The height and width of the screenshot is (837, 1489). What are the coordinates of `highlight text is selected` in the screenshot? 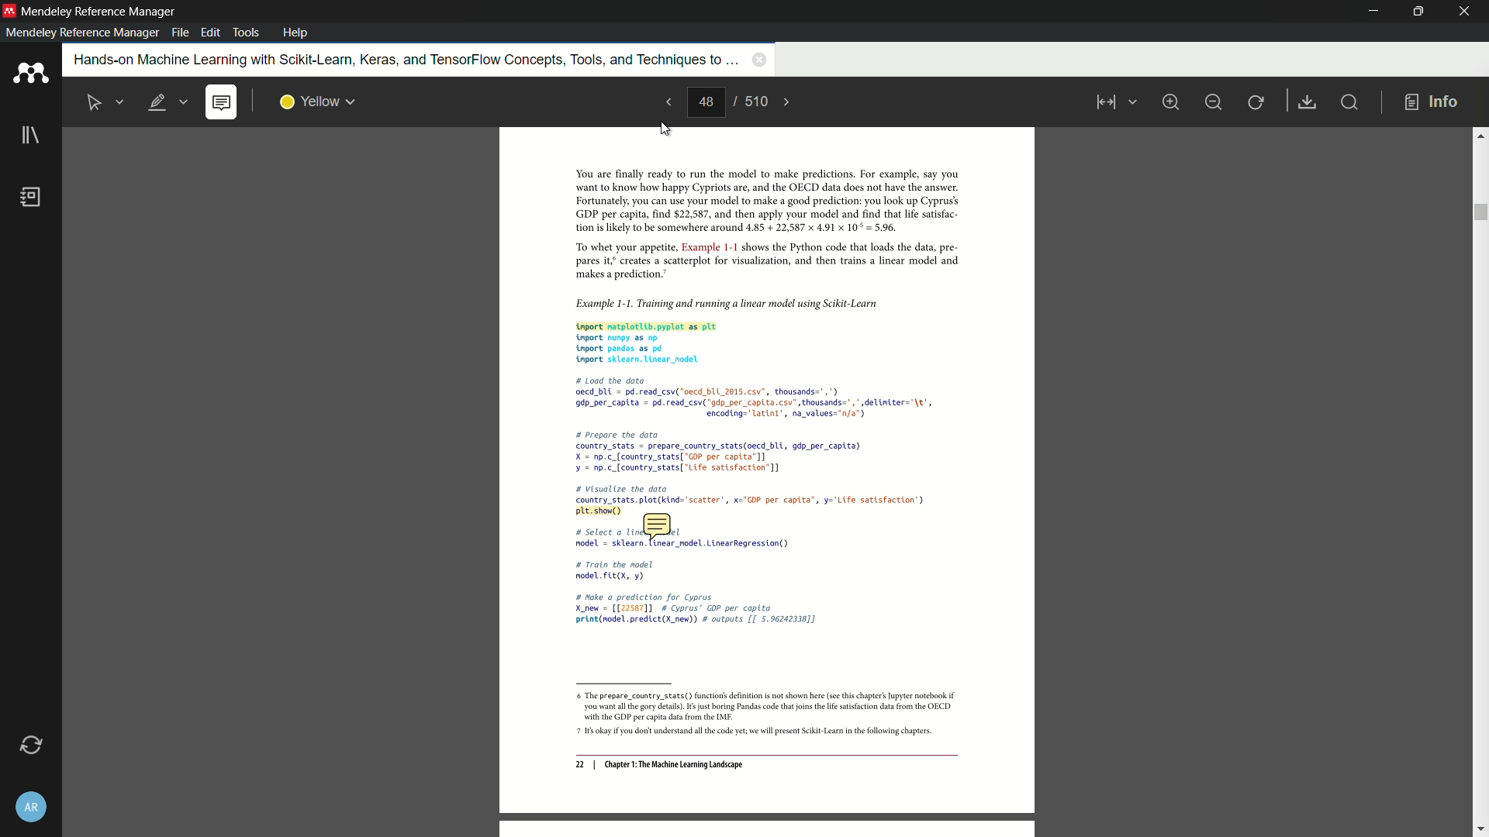 It's located at (167, 103).